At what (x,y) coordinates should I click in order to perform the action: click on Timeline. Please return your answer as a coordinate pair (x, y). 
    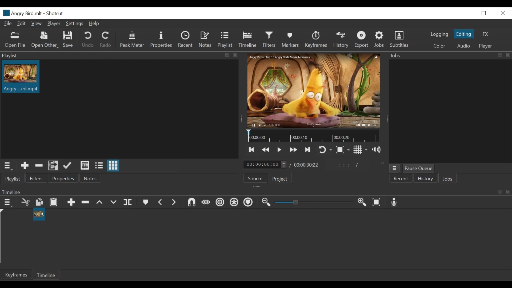
    Looking at the image, I should click on (255, 191).